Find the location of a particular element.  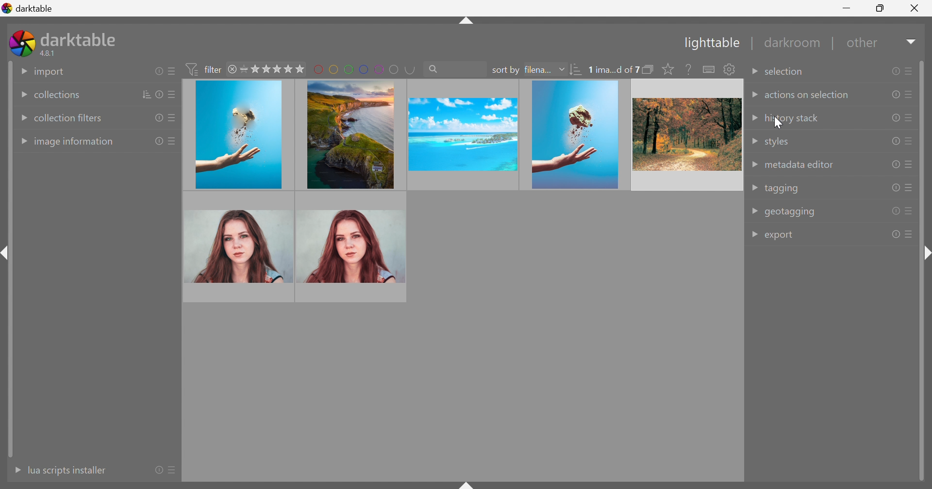

reset is located at coordinates (158, 71).